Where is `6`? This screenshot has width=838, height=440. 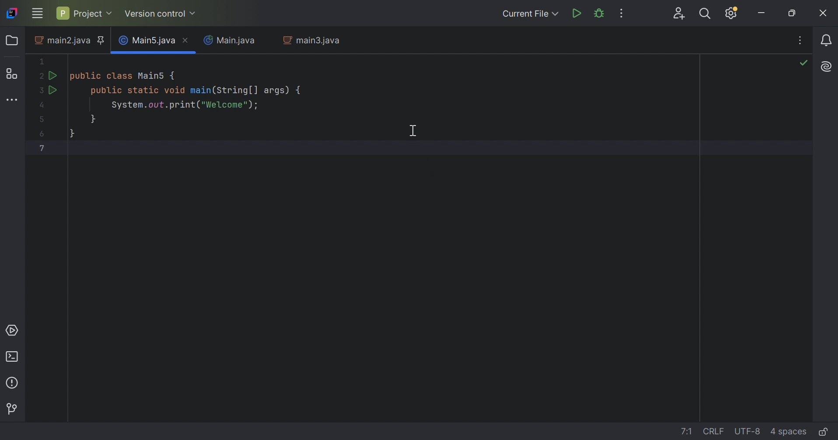
6 is located at coordinates (39, 134).